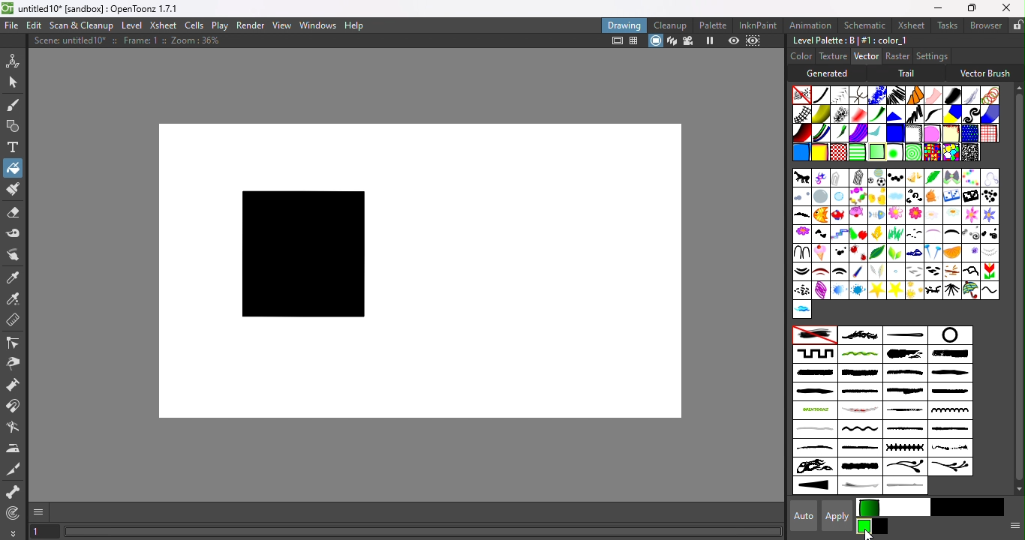 This screenshot has height=540, width=1025. I want to click on Brush, so click(969, 177).